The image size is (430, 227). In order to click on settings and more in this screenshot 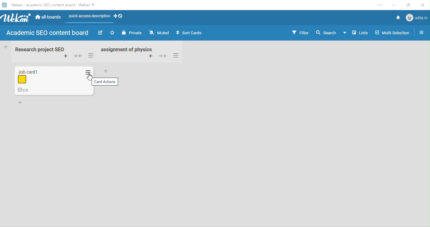, I will do `click(379, 5)`.